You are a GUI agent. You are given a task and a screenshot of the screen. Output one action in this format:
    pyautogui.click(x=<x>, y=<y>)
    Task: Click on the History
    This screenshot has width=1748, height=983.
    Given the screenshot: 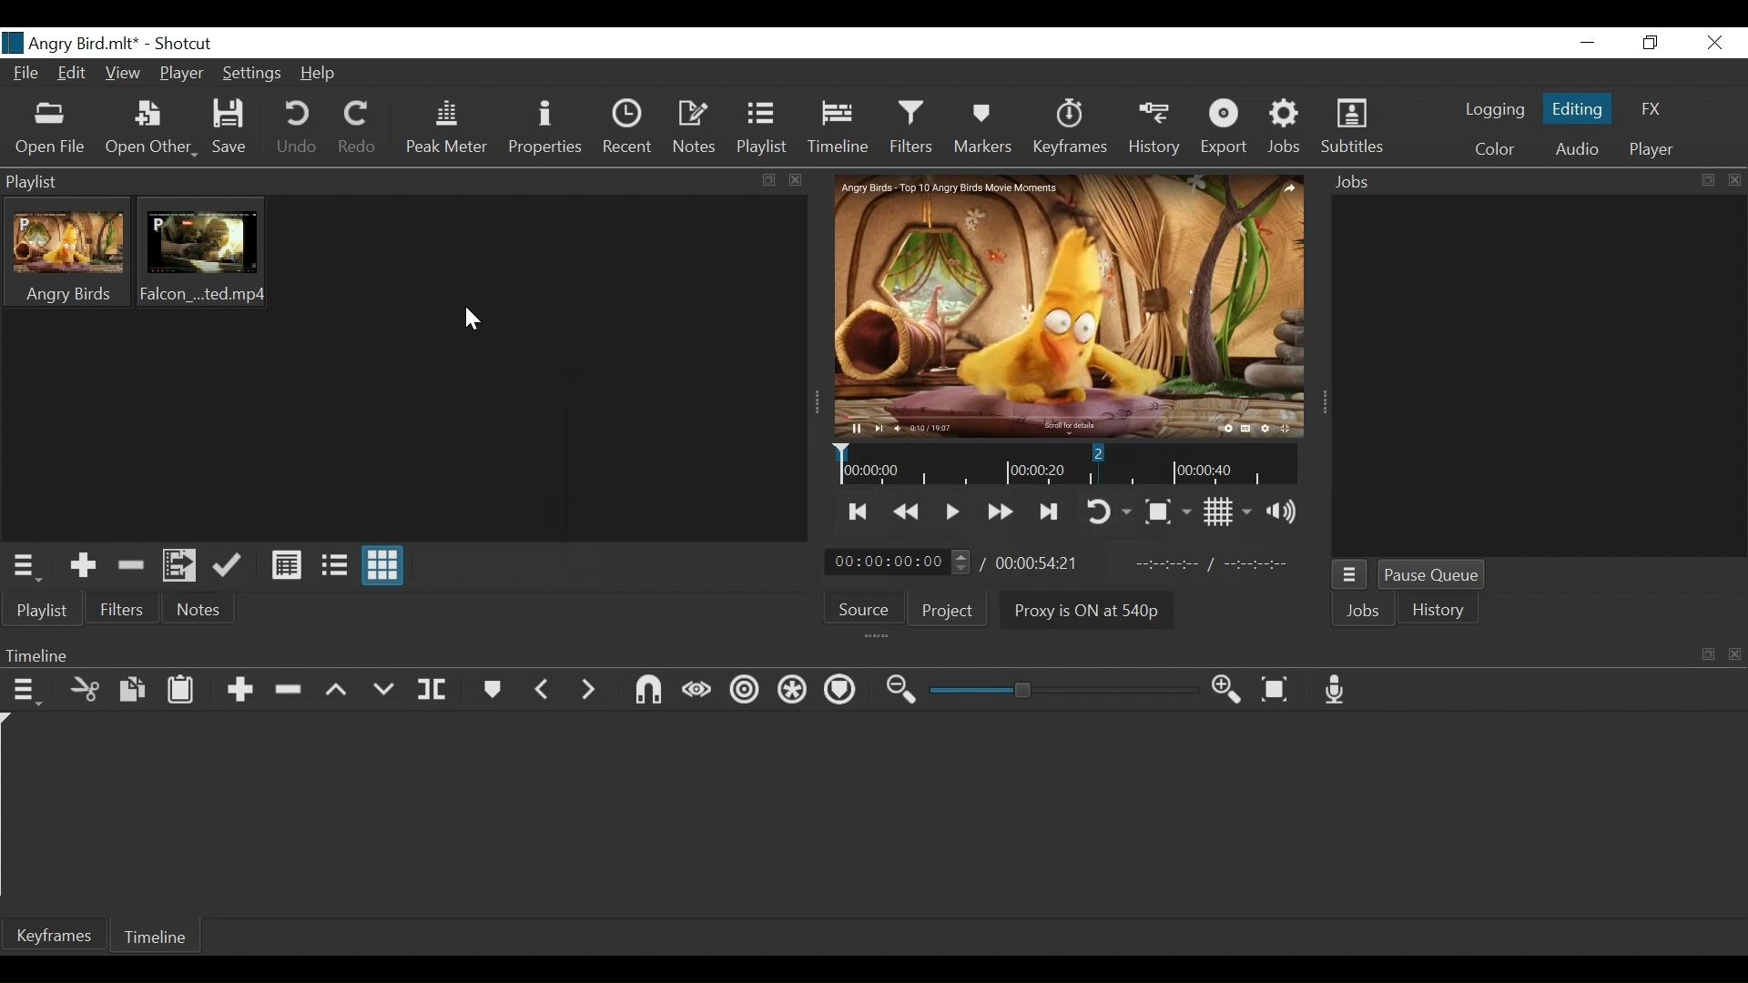 What is the action you would take?
    pyautogui.click(x=1439, y=611)
    